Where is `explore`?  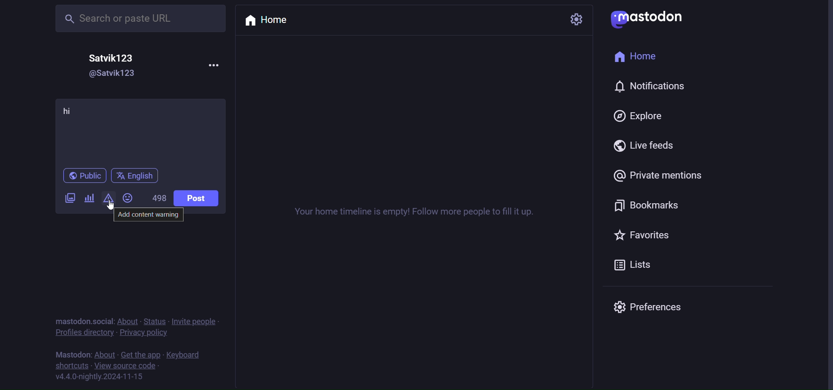
explore is located at coordinates (639, 116).